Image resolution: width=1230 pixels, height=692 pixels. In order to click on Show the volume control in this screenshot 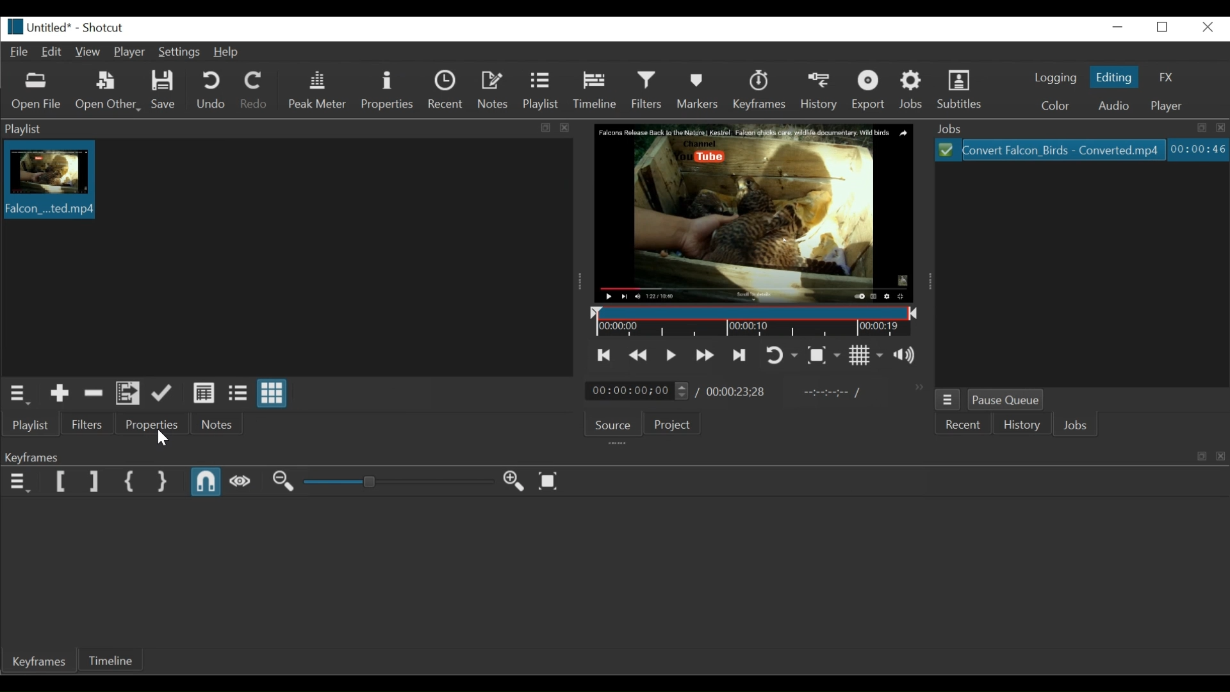, I will do `click(906, 356)`.